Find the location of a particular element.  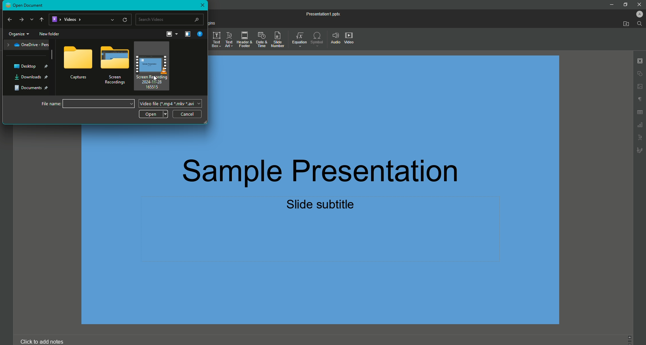

View mode is located at coordinates (171, 34).